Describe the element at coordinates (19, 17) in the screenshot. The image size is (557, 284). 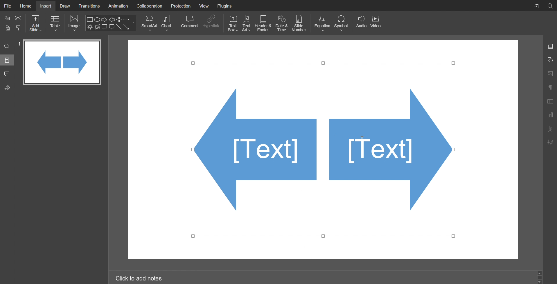
I see `cut` at that location.